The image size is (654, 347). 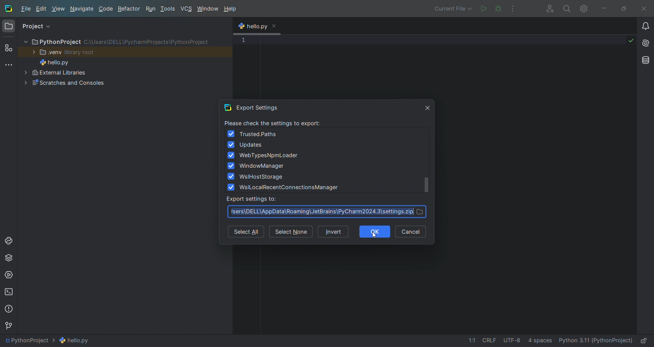 I want to click on ok, so click(x=375, y=231).